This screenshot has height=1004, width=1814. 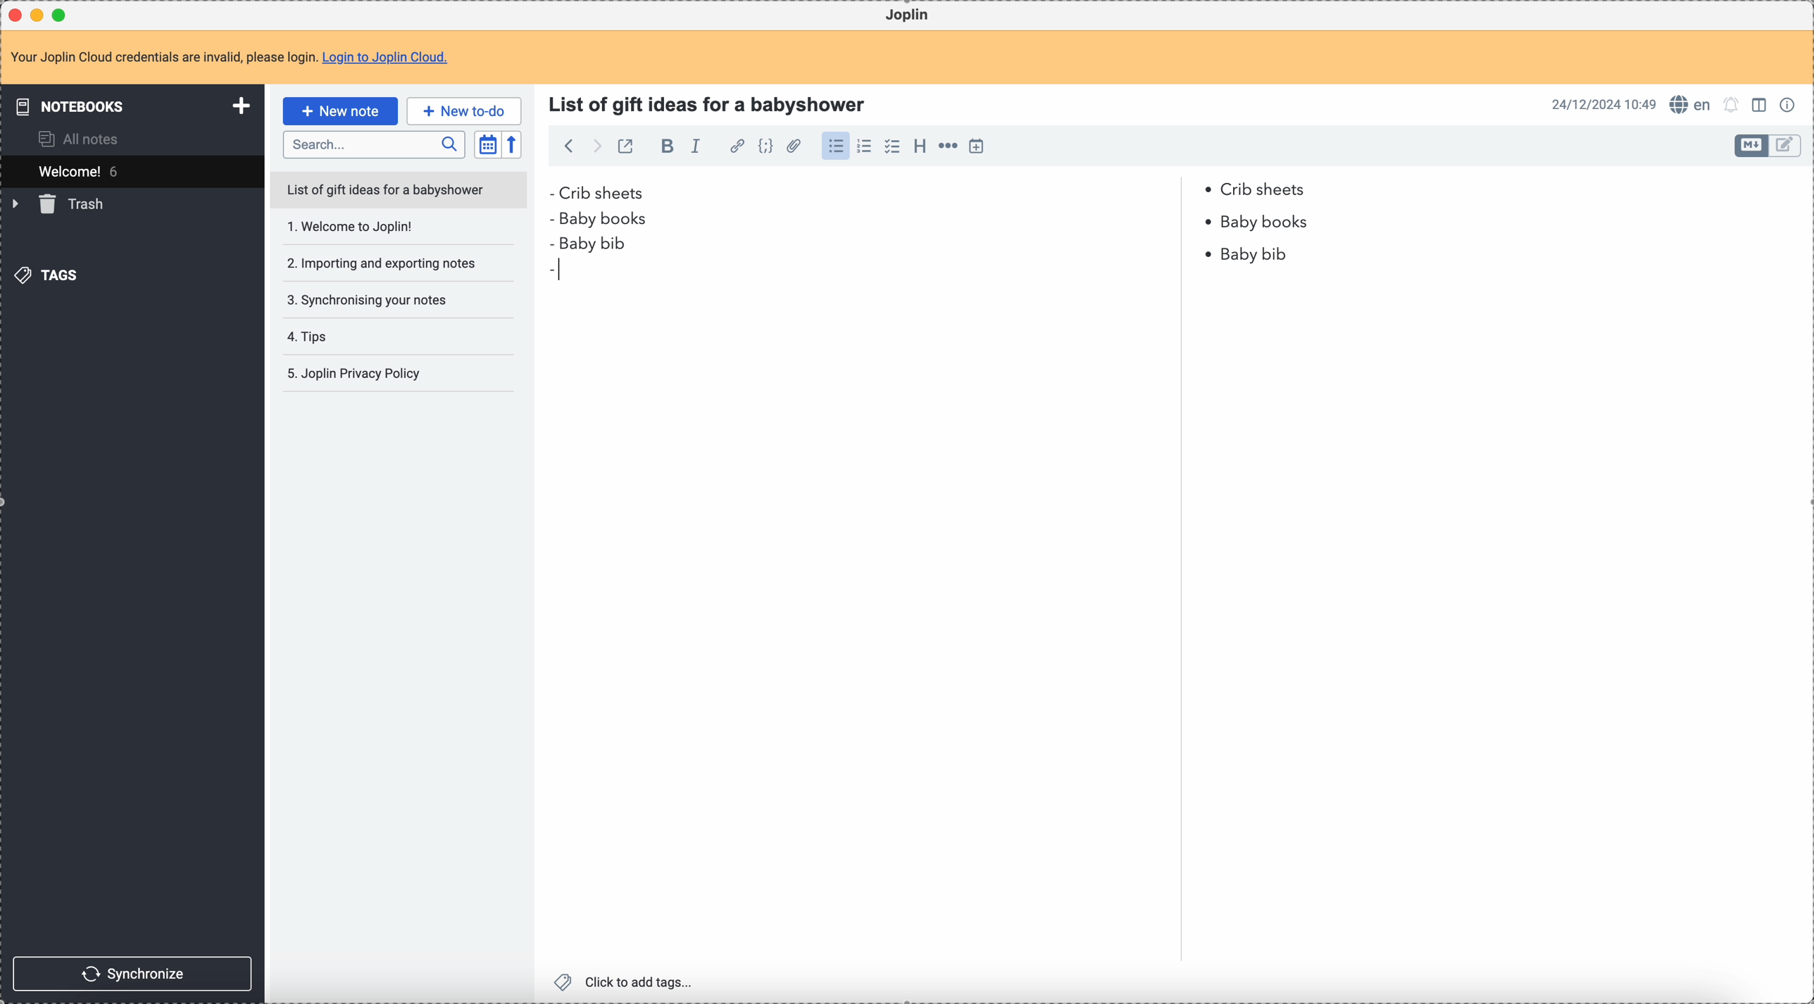 I want to click on close Joplin, so click(x=13, y=15).